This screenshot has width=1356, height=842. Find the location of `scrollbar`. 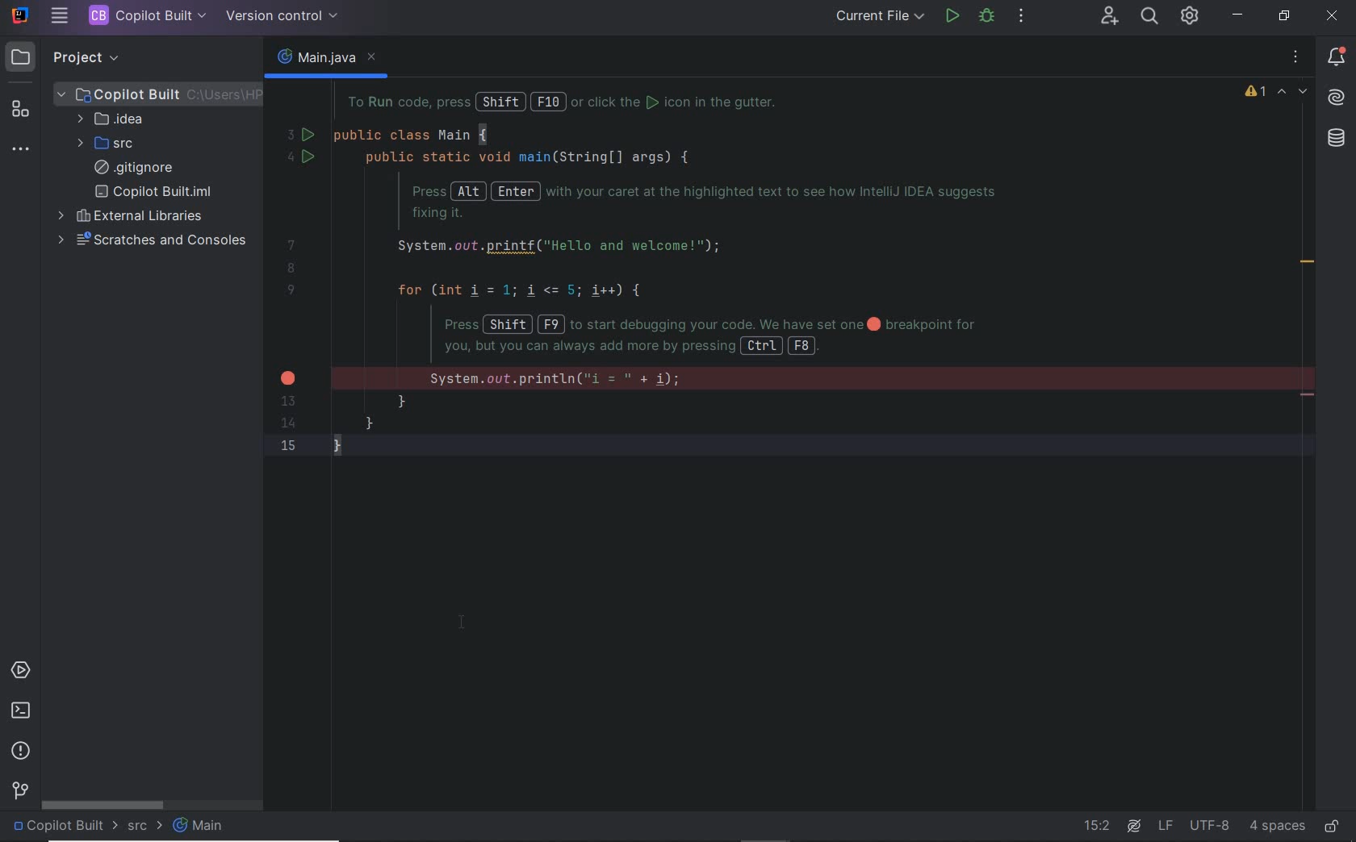

scrollbar is located at coordinates (102, 803).